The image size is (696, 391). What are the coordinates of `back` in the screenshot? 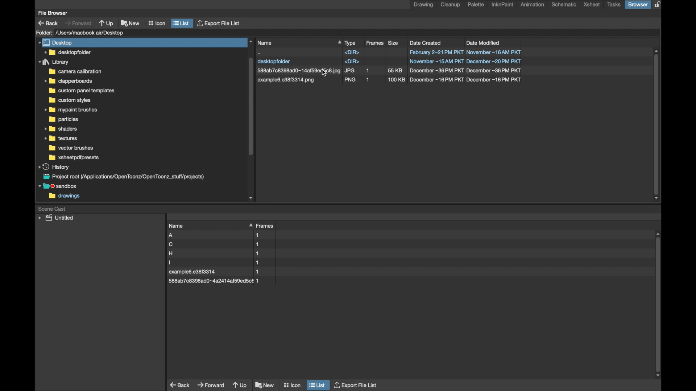 It's located at (181, 385).